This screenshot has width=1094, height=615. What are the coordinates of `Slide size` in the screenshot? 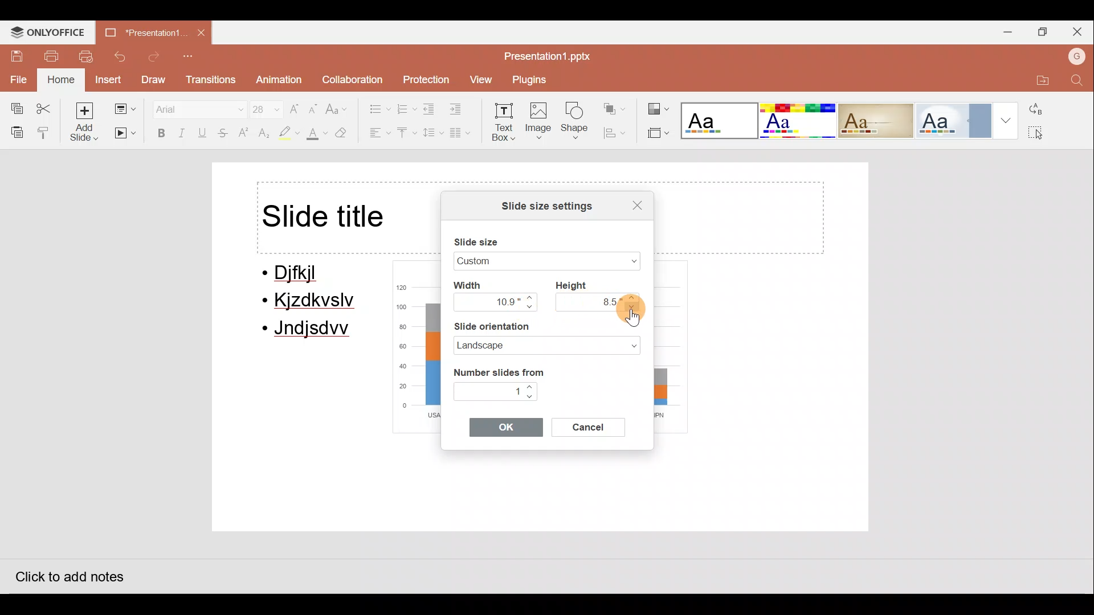 It's located at (484, 239).